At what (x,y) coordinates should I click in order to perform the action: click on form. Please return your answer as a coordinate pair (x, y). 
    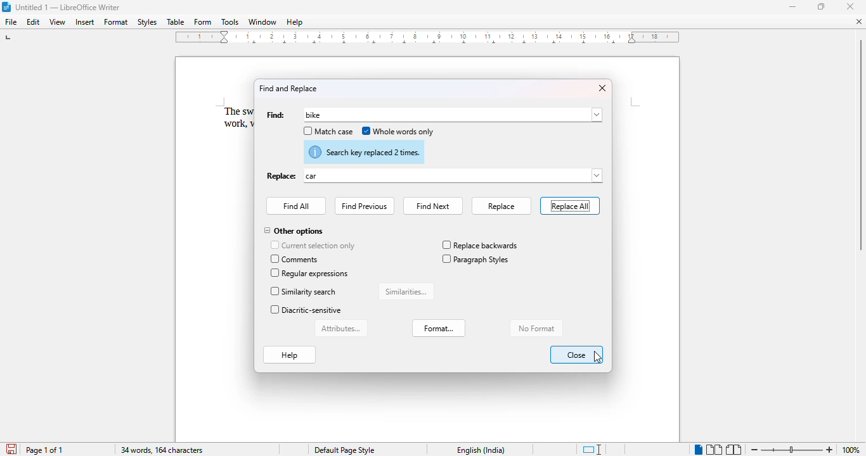
    Looking at the image, I should click on (203, 22).